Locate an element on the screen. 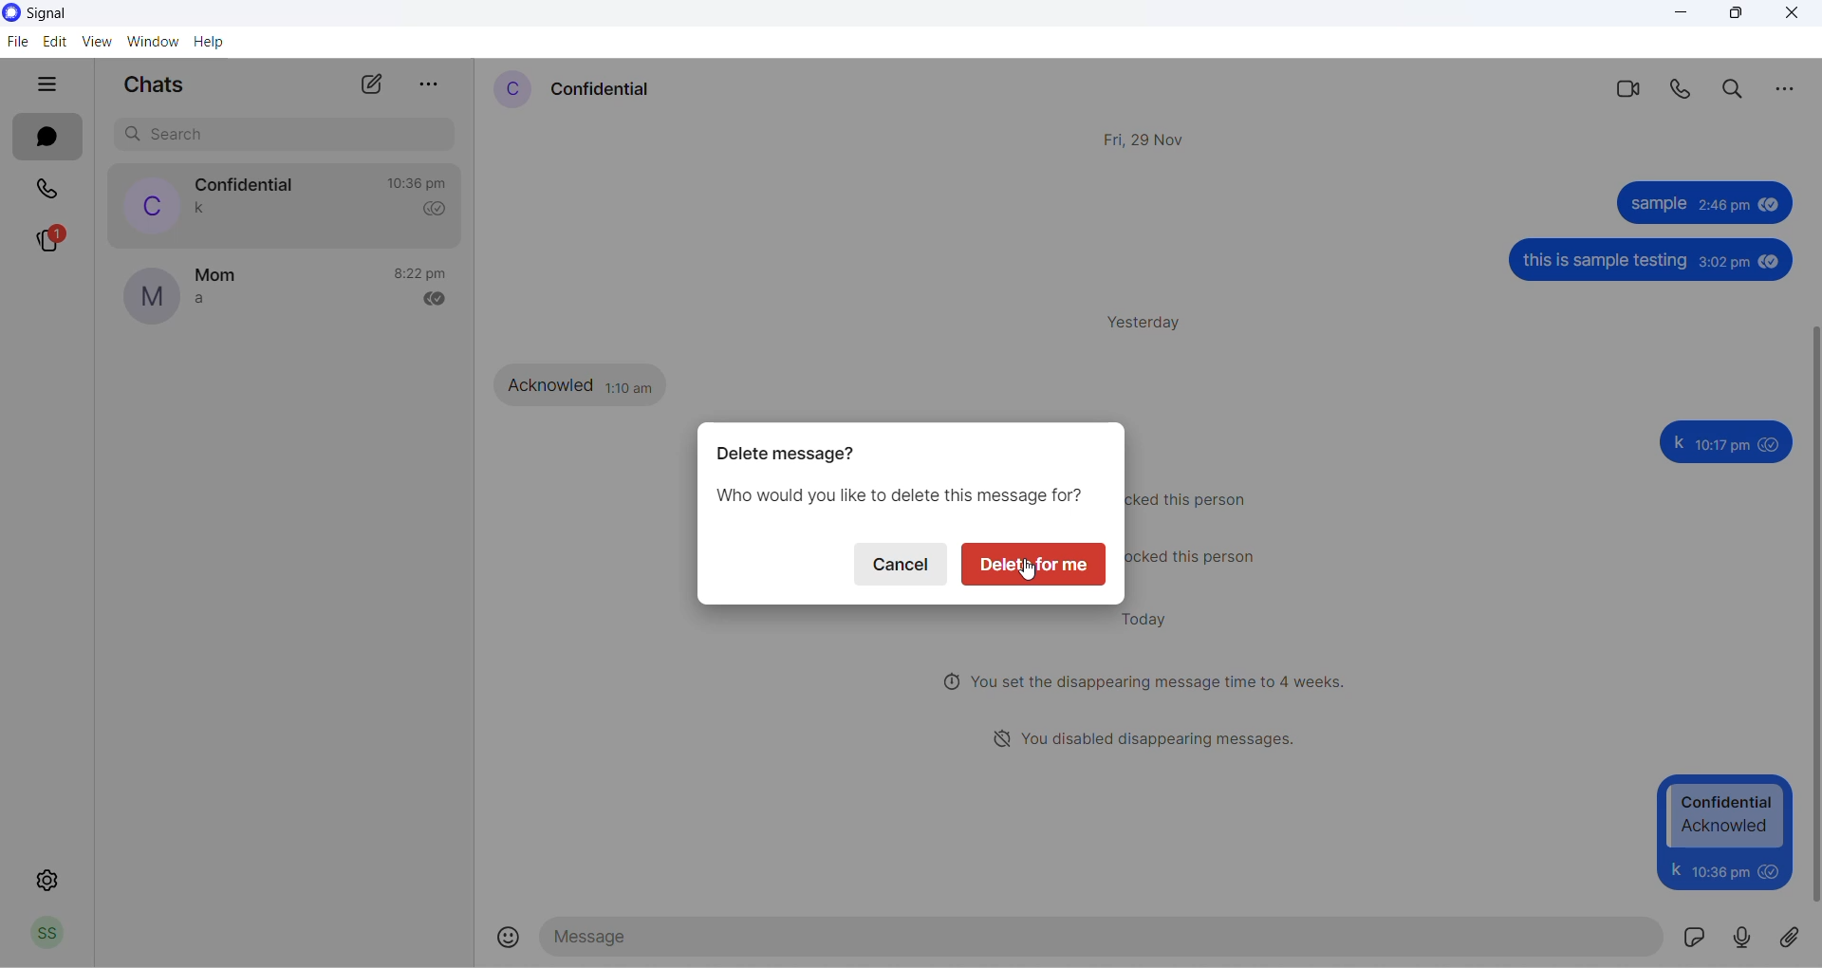 Image resolution: width=1822 pixels, height=968 pixels. maximize is located at coordinates (1733, 13).